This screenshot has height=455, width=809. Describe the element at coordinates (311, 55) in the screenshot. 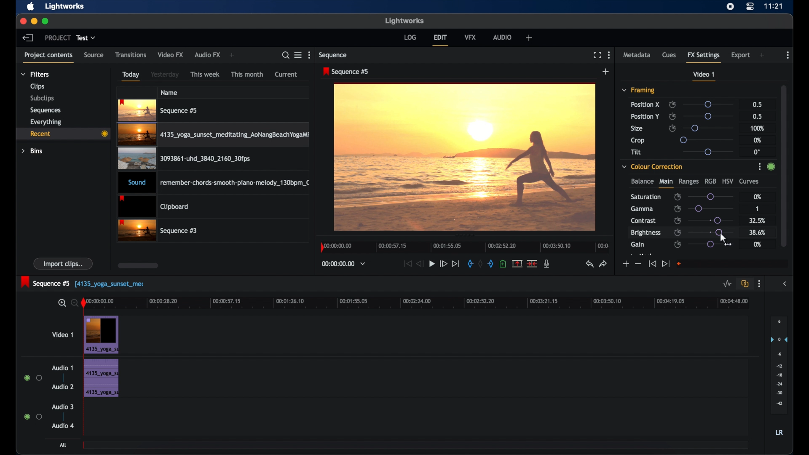

I see `more options` at that location.